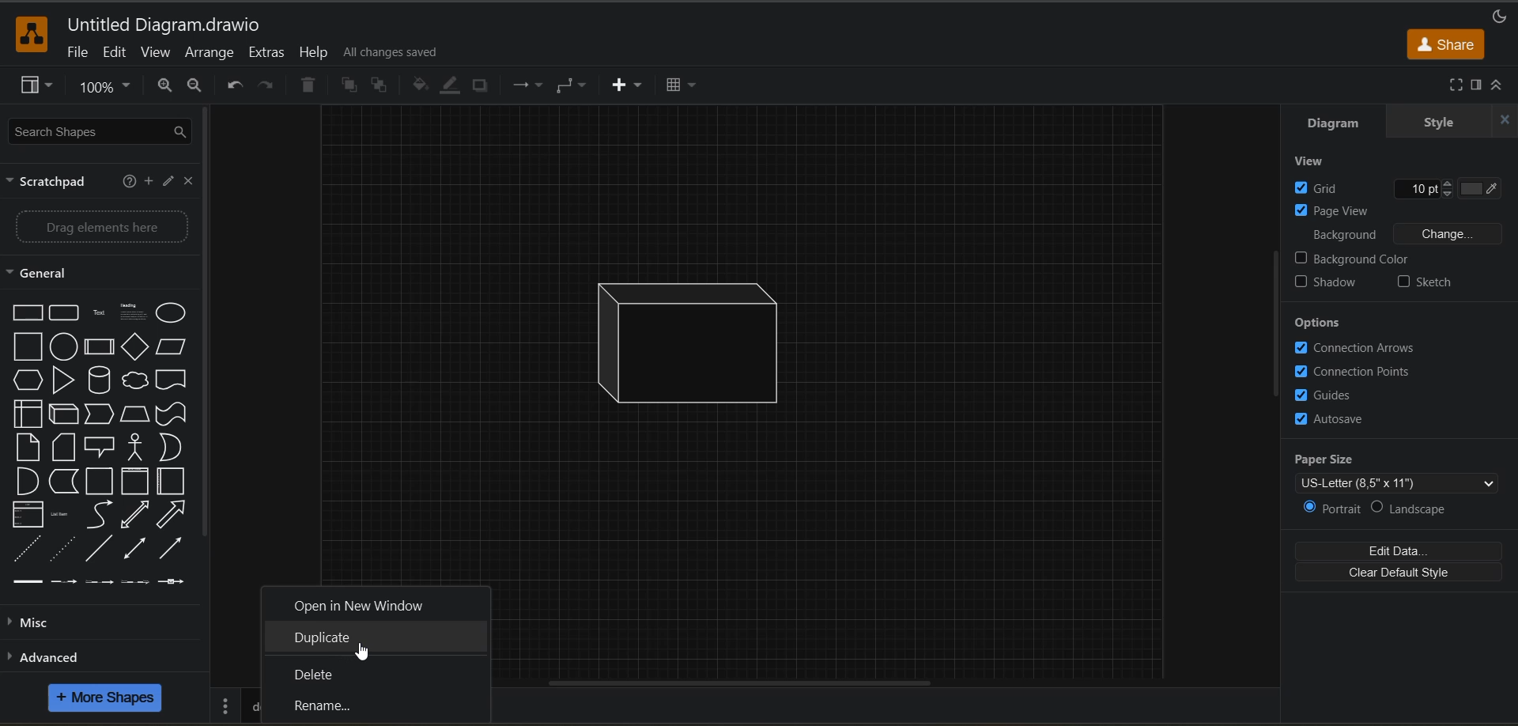 The image size is (1518, 726). I want to click on page view, so click(1340, 209).